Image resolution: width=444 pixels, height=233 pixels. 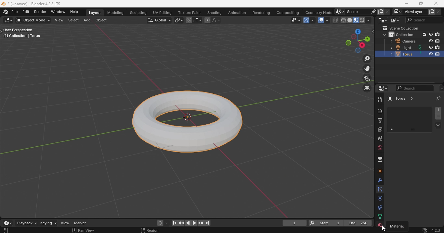 What do you see at coordinates (309, 20) in the screenshot?
I see `Show gizmo` at bounding box center [309, 20].